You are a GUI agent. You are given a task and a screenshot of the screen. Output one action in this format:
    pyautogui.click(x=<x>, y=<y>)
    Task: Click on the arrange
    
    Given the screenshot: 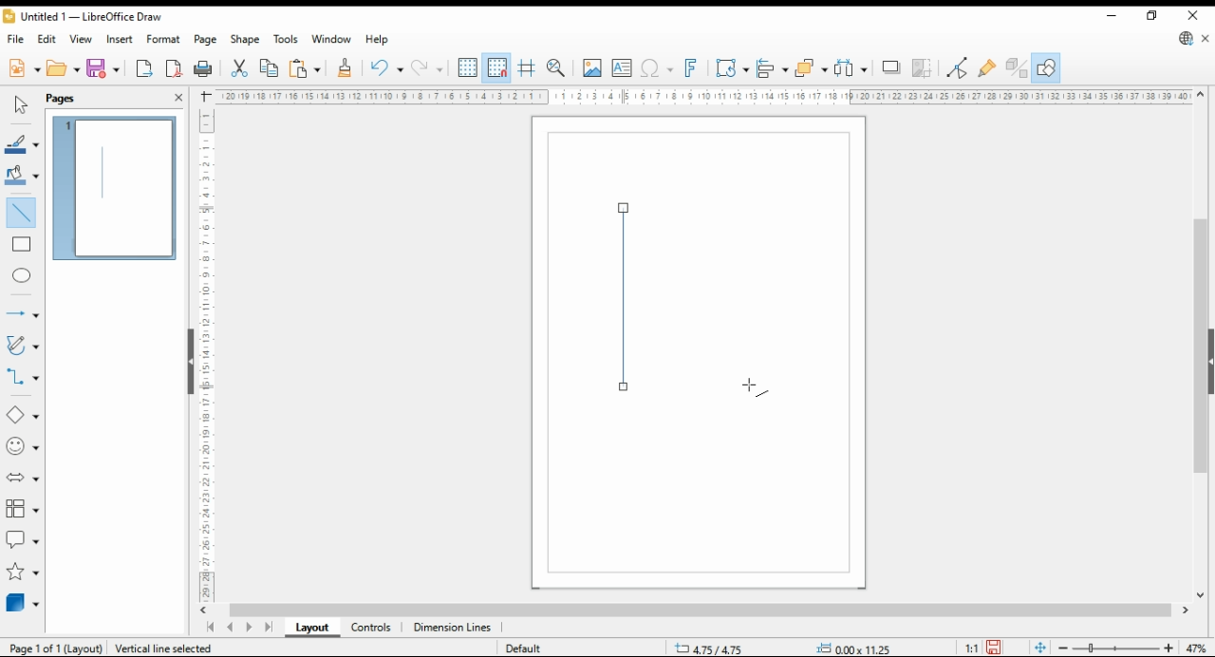 What is the action you would take?
    pyautogui.click(x=811, y=67)
    